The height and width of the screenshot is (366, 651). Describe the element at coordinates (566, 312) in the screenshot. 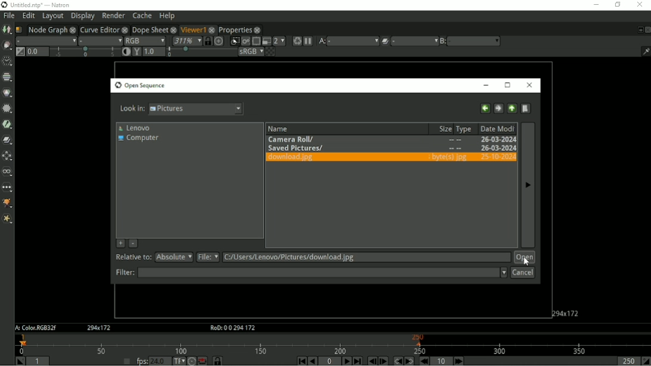

I see `Aspect` at that location.